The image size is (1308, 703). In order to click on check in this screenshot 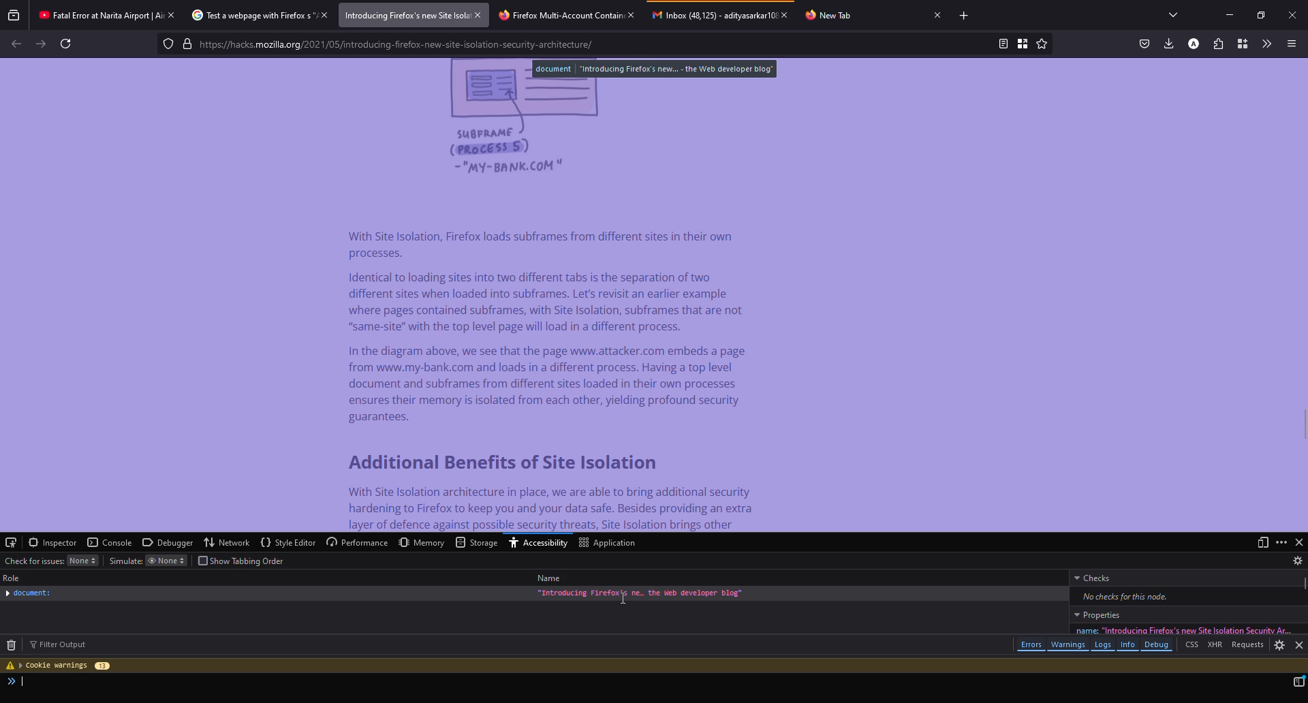, I will do `click(35, 561)`.